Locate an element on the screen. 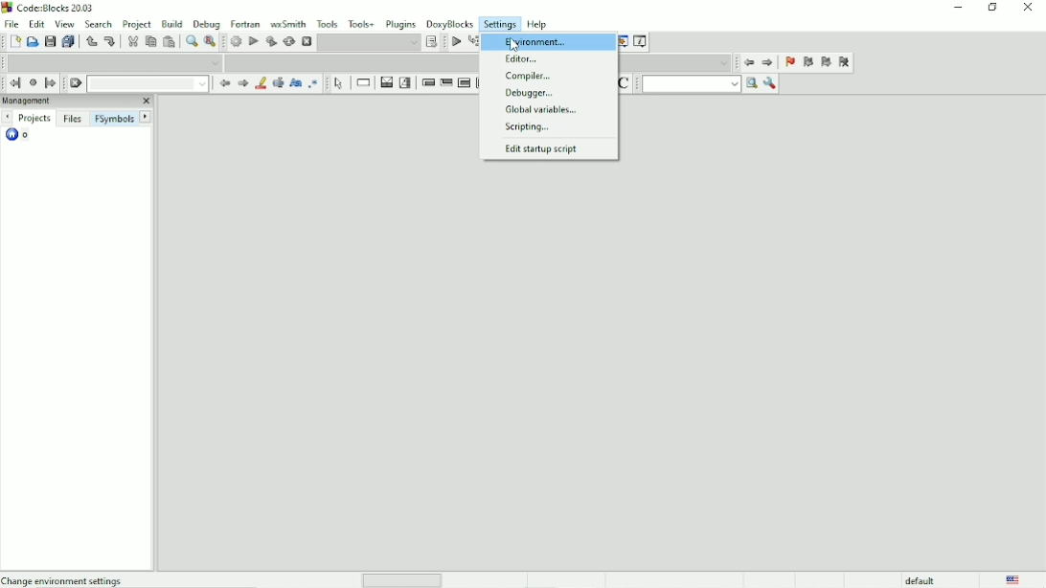 Image resolution: width=1046 pixels, height=588 pixels. Undo is located at coordinates (89, 41).